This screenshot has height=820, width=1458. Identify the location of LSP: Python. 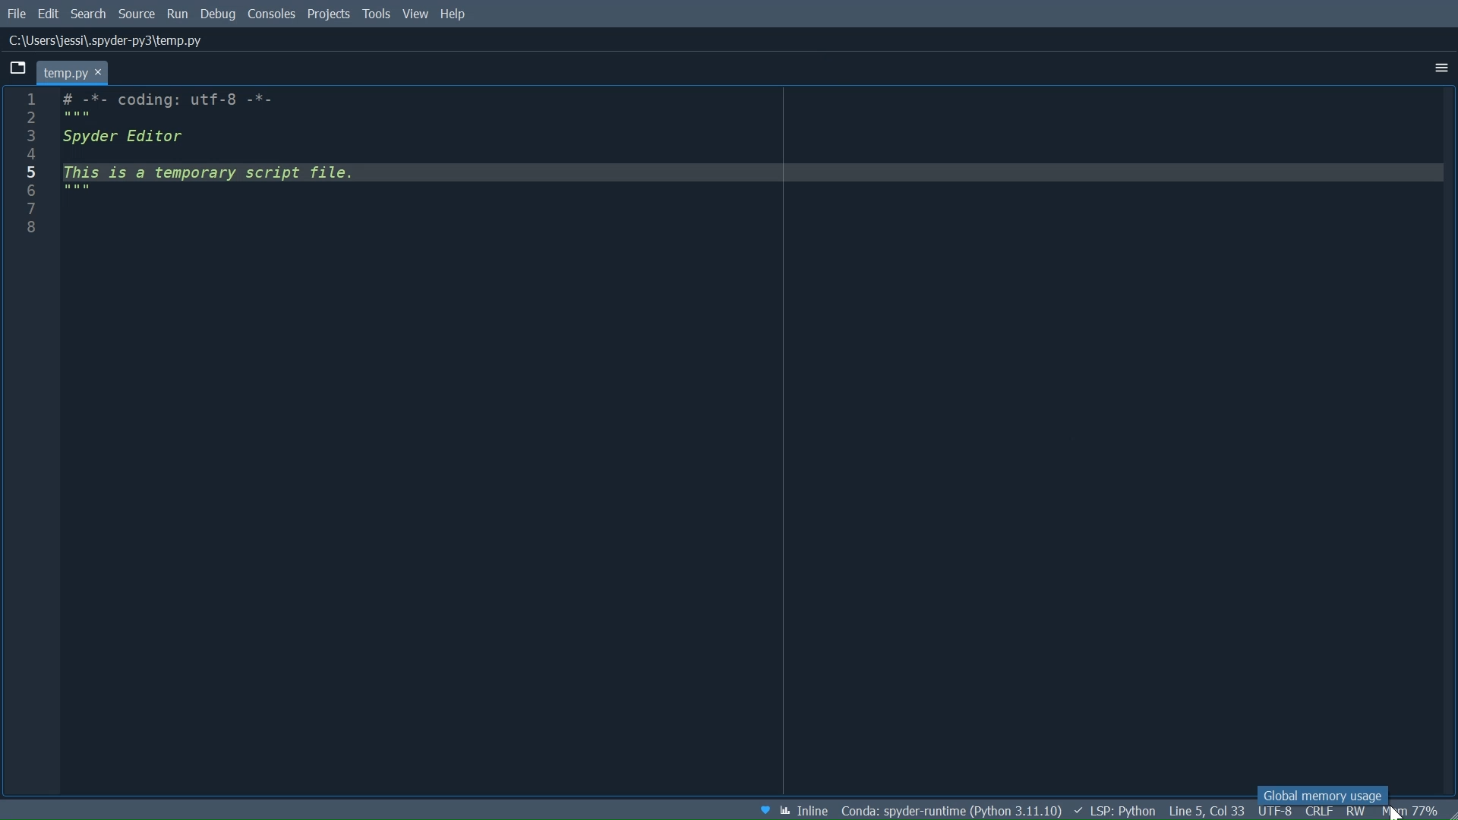
(1113, 811).